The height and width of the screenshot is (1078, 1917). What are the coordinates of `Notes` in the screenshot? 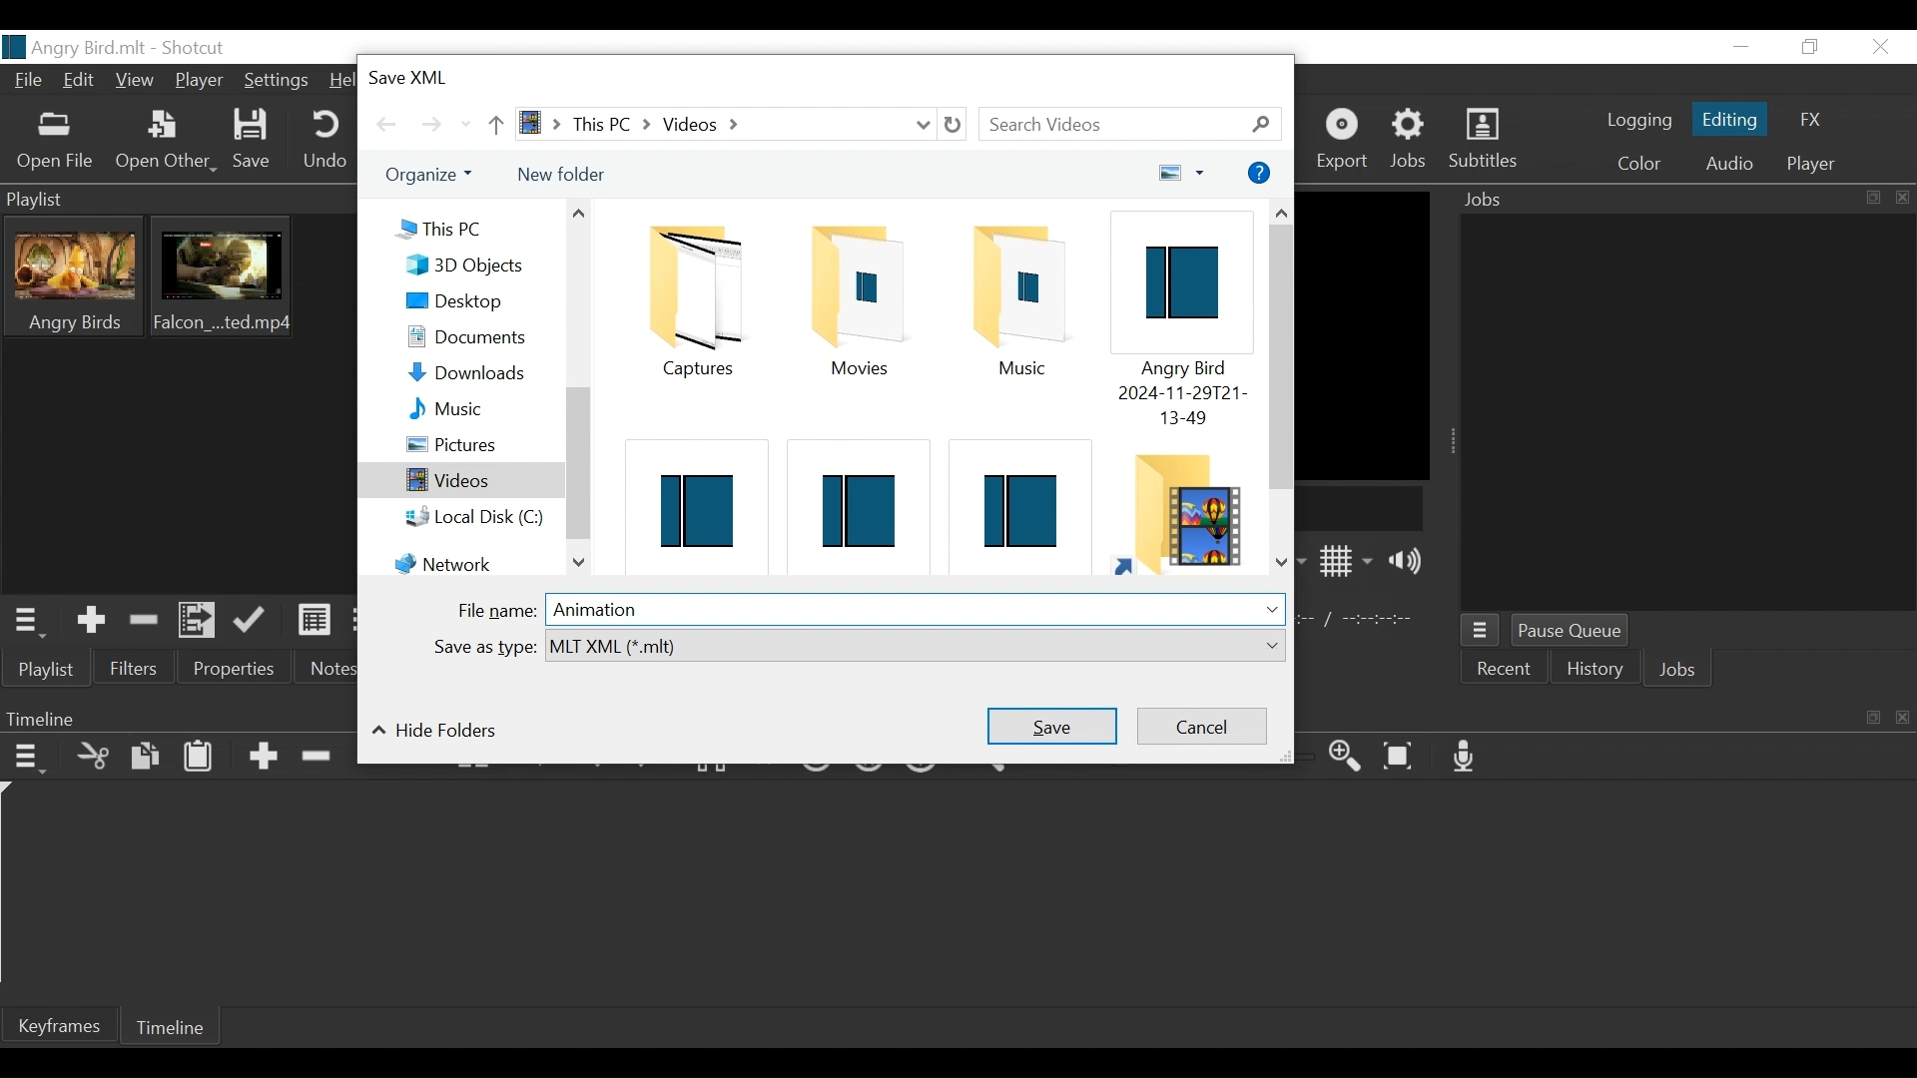 It's located at (324, 670).